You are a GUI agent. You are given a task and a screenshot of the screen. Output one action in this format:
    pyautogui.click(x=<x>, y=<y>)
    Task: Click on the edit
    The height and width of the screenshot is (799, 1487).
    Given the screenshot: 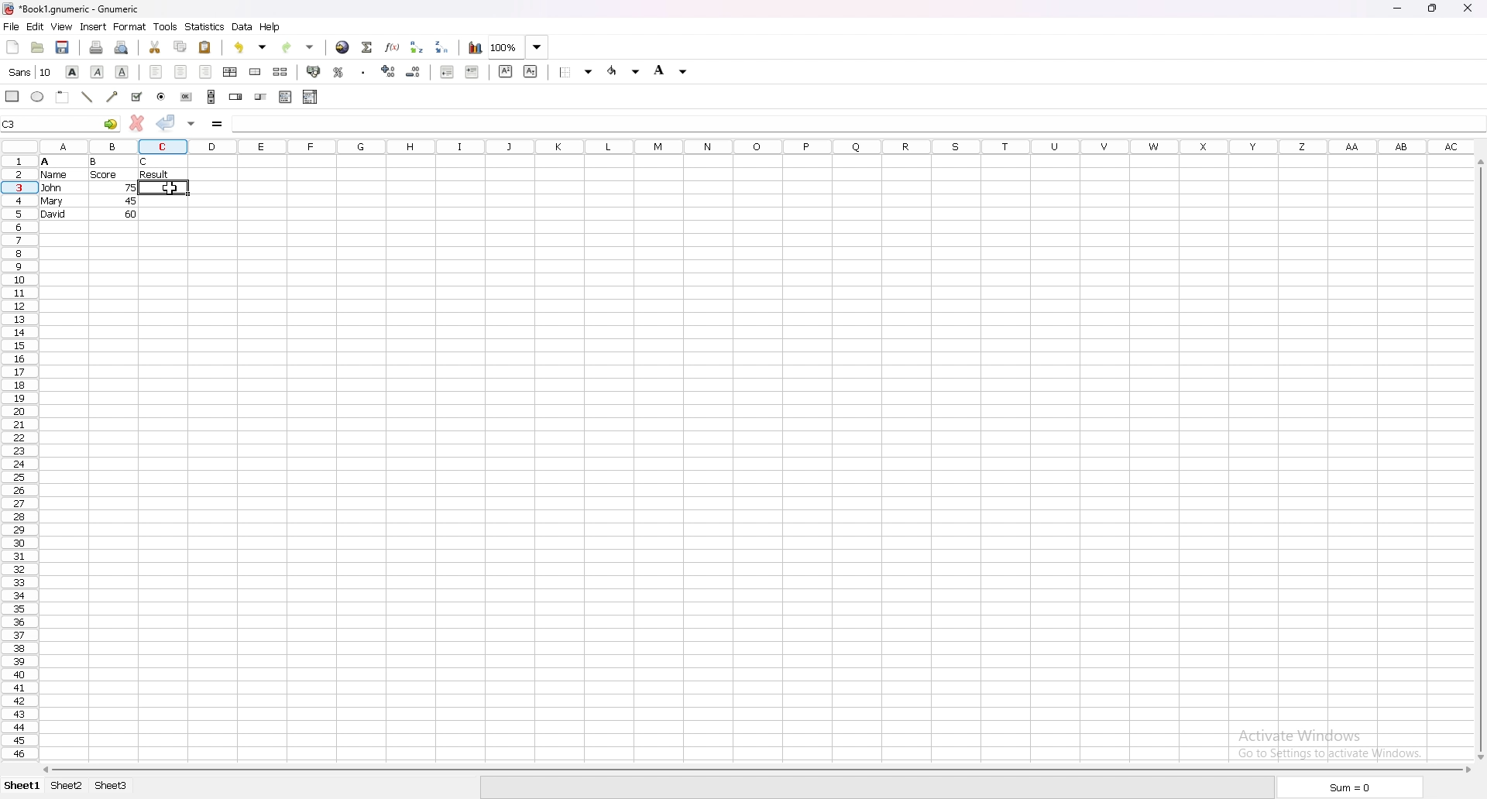 What is the action you would take?
    pyautogui.click(x=35, y=27)
    